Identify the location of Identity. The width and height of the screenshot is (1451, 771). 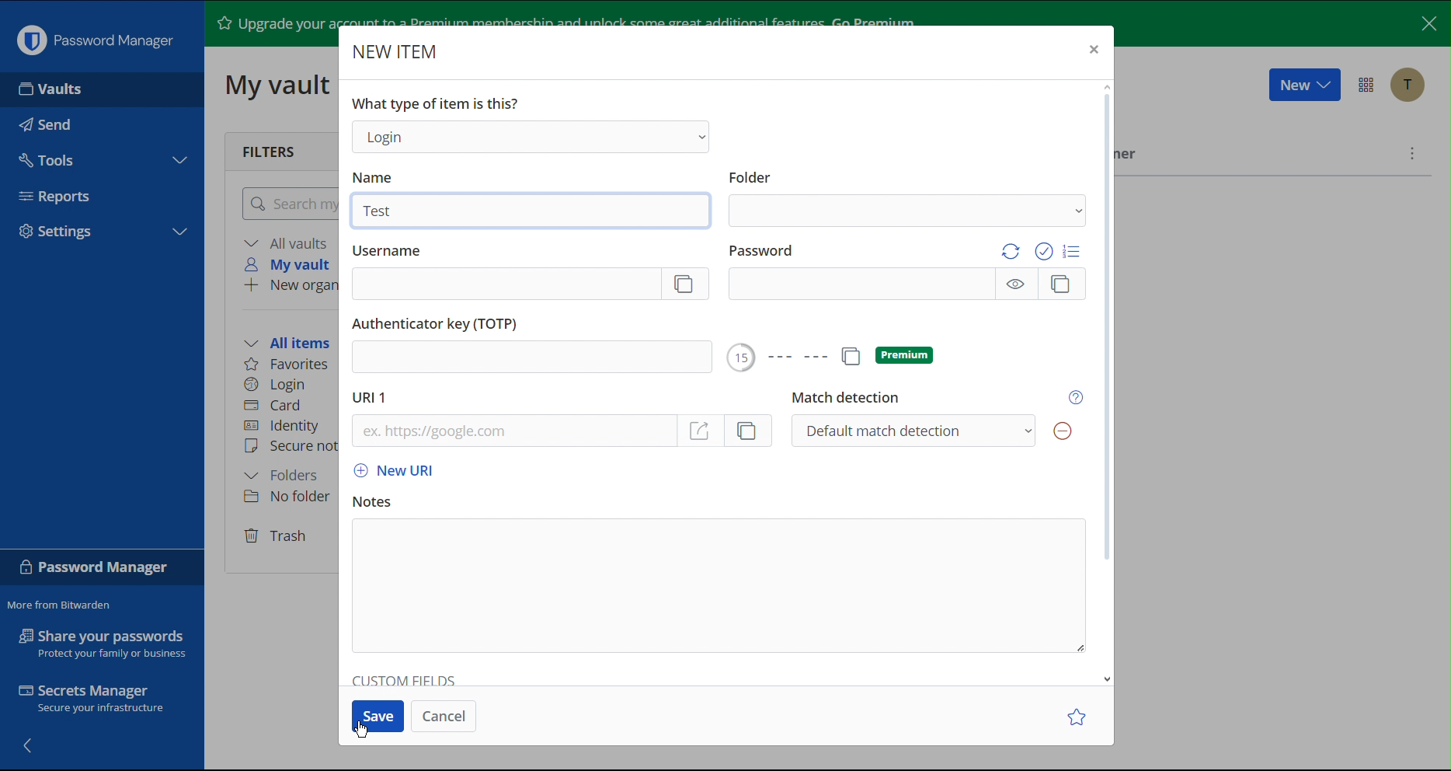
(280, 426).